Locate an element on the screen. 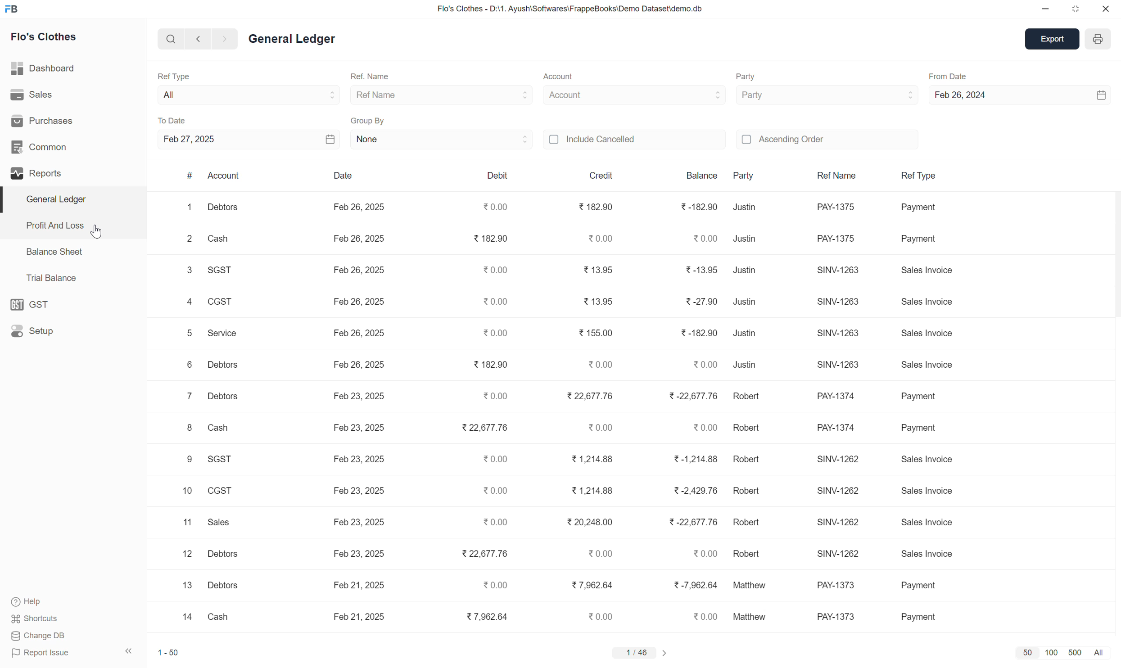  ₹0.00 is located at coordinates (491, 331).